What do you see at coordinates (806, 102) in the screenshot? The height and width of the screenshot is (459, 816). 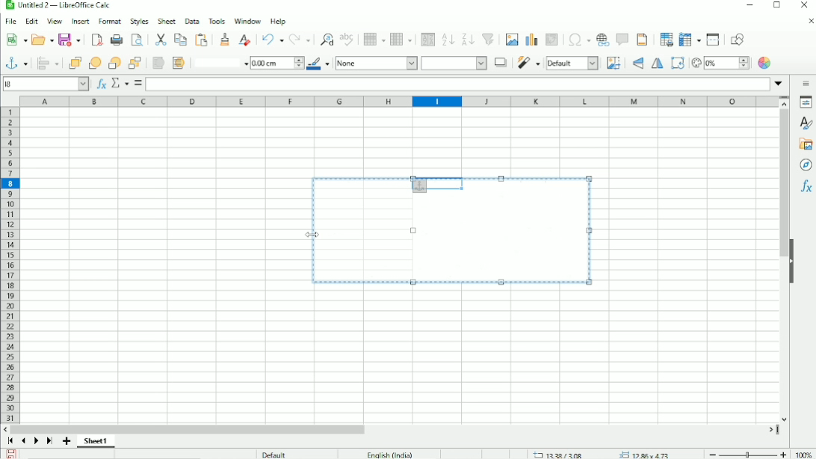 I see `Properties` at bounding box center [806, 102].